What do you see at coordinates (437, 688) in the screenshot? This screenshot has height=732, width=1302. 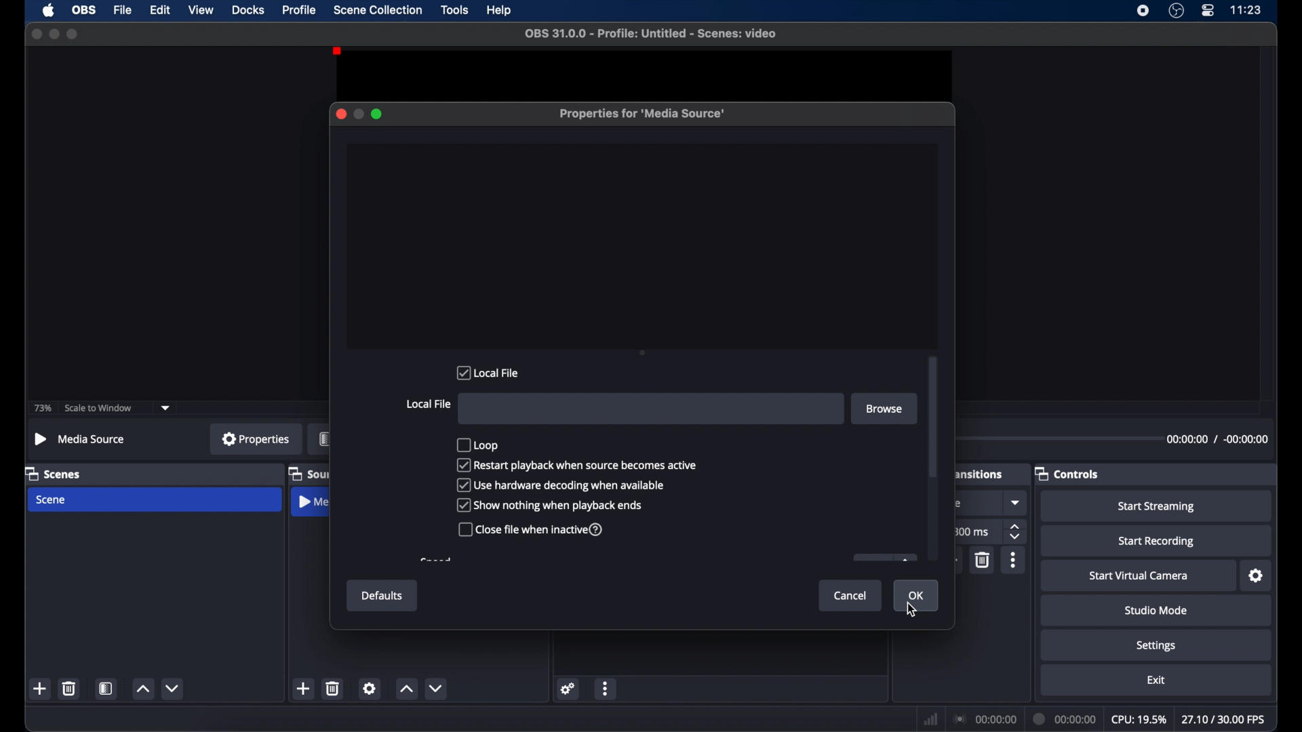 I see `decrement` at bounding box center [437, 688].